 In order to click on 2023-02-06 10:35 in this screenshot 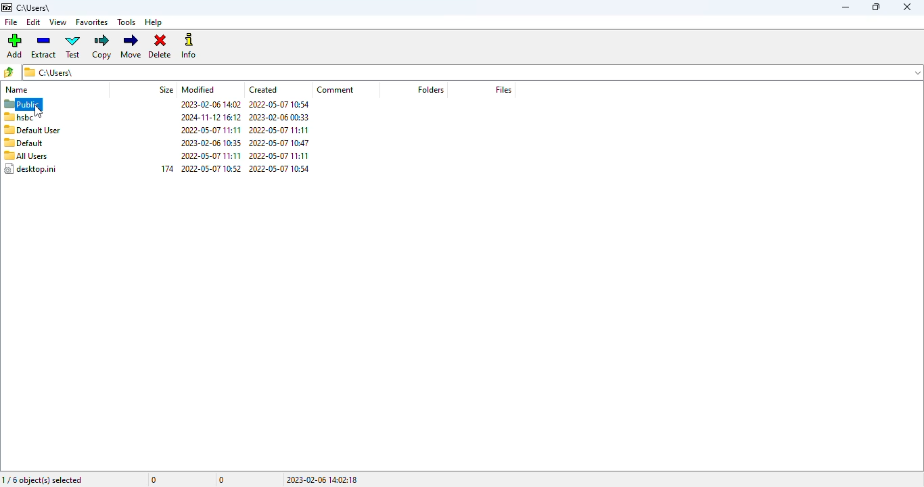, I will do `click(207, 143)`.